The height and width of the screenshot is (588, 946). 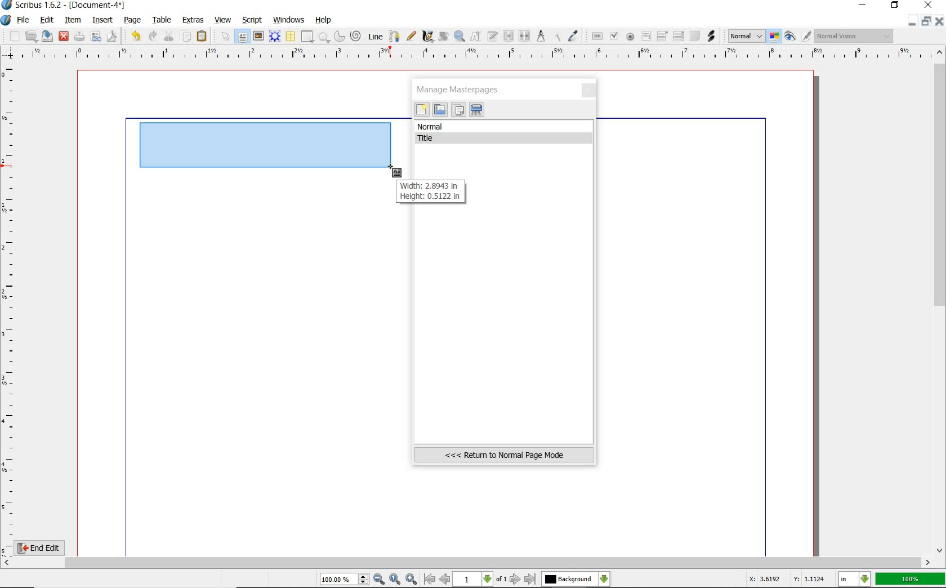 What do you see at coordinates (530, 579) in the screenshot?
I see `go to last page` at bounding box center [530, 579].